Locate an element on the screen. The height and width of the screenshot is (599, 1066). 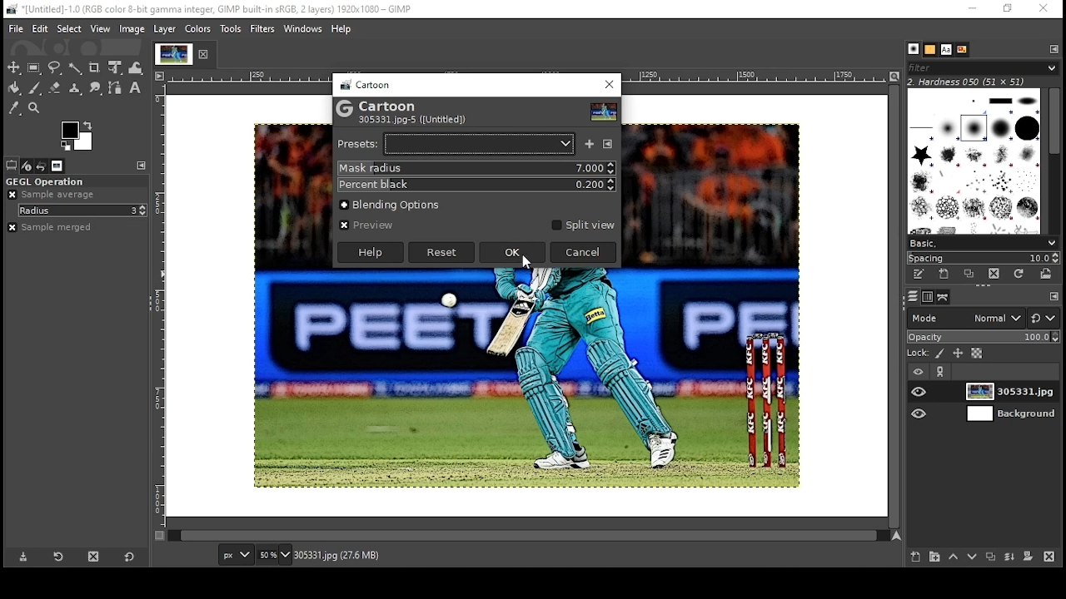
rectangular selection tool is located at coordinates (34, 68).